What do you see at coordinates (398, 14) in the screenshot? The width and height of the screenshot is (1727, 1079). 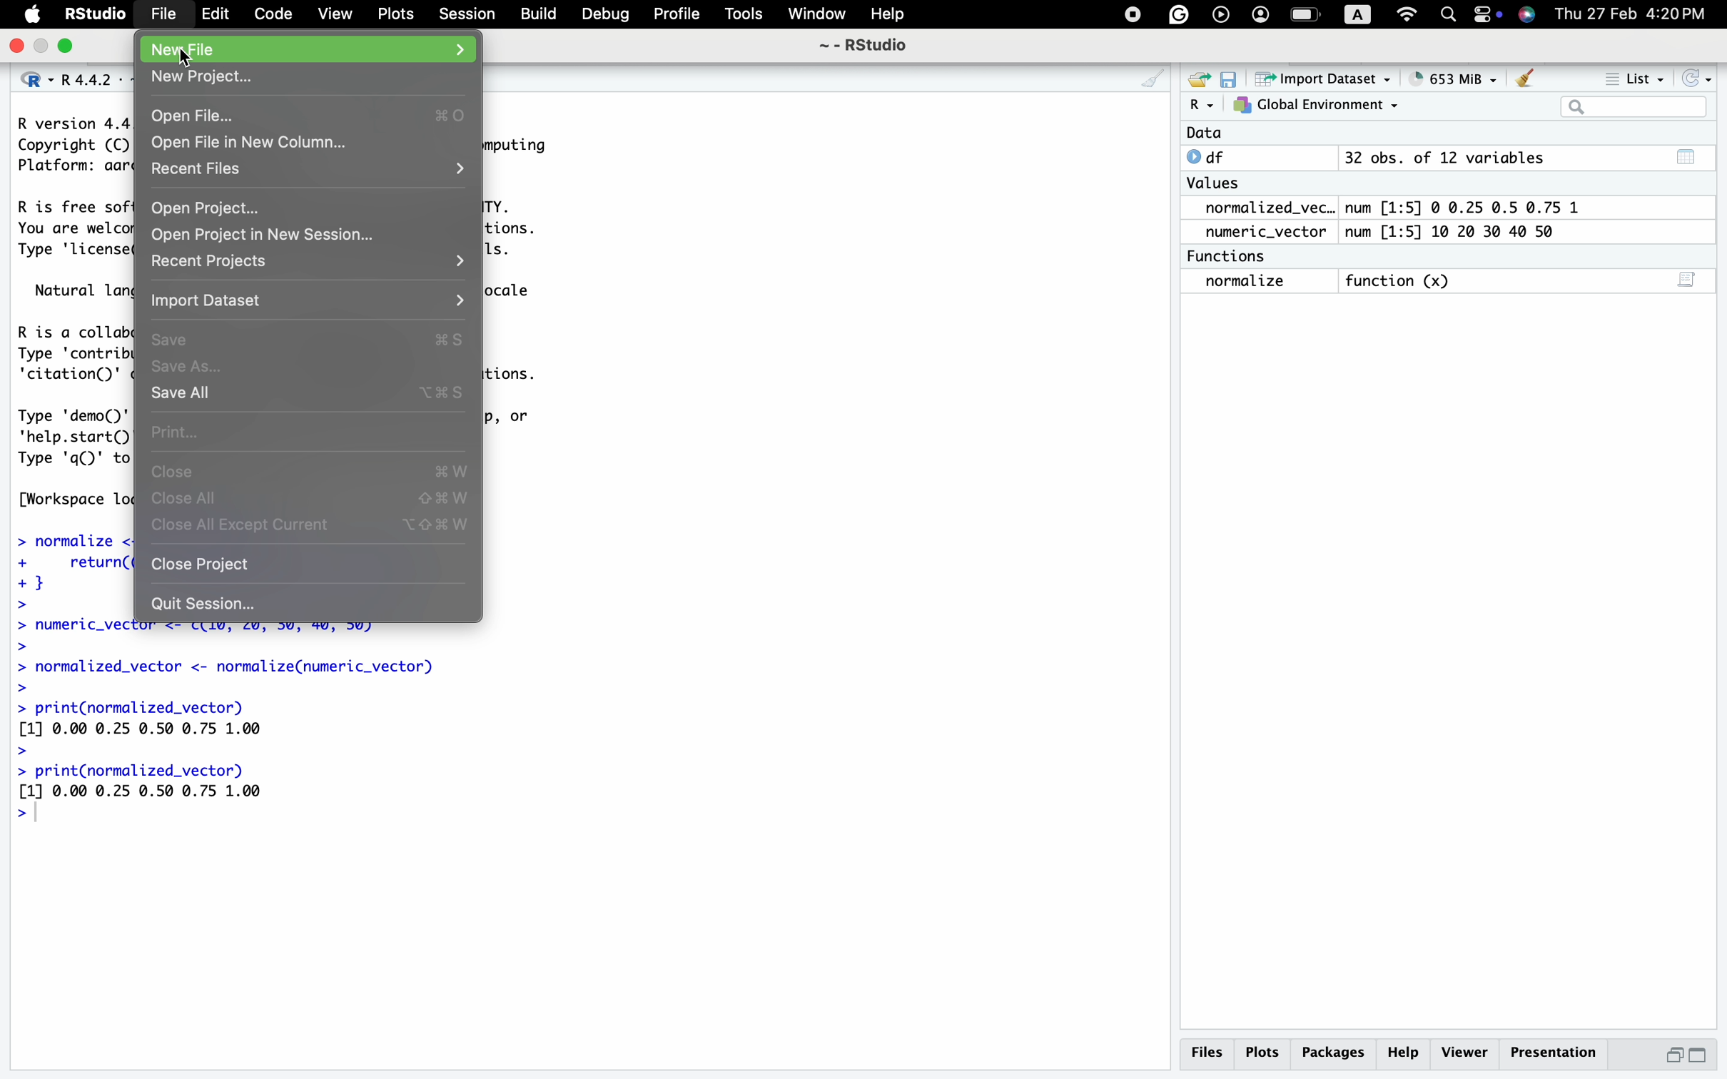 I see `Plots` at bounding box center [398, 14].